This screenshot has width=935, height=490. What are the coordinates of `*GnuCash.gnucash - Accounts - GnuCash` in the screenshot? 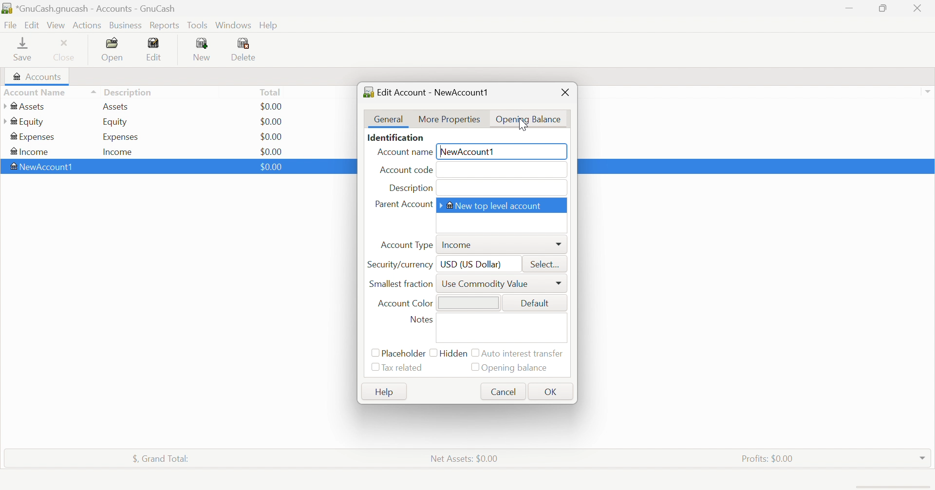 It's located at (90, 8).